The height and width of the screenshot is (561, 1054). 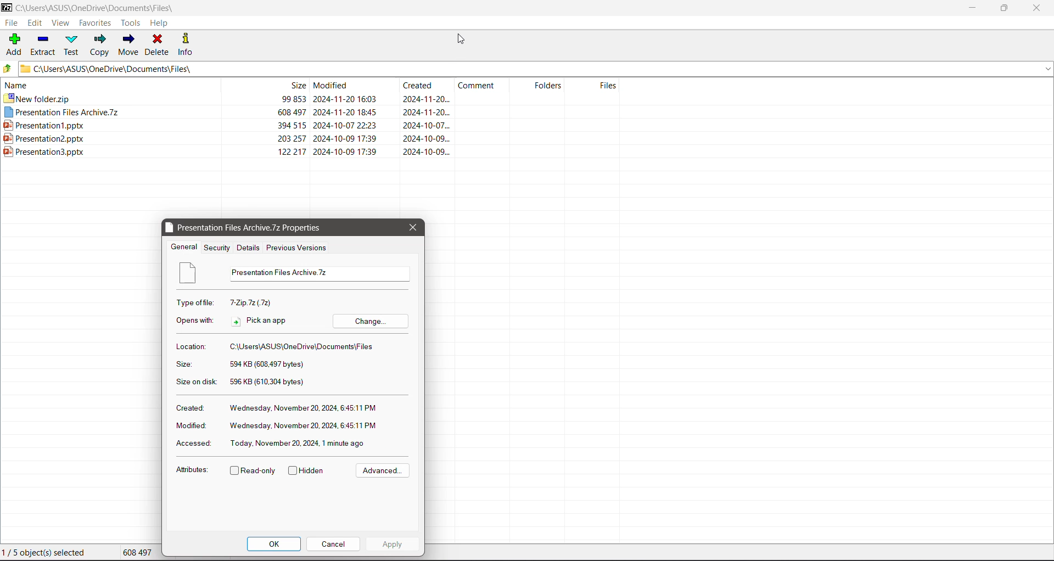 I want to click on Tools, so click(x=132, y=22).